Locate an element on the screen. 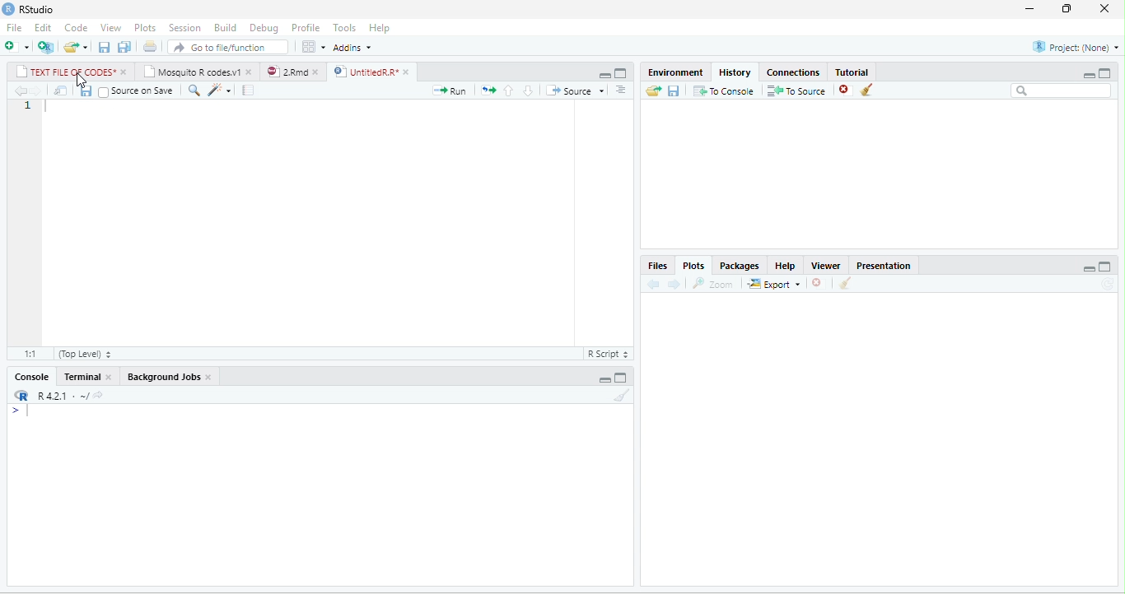 Image resolution: width=1125 pixels, height=594 pixels. resize is located at coordinates (1067, 9).